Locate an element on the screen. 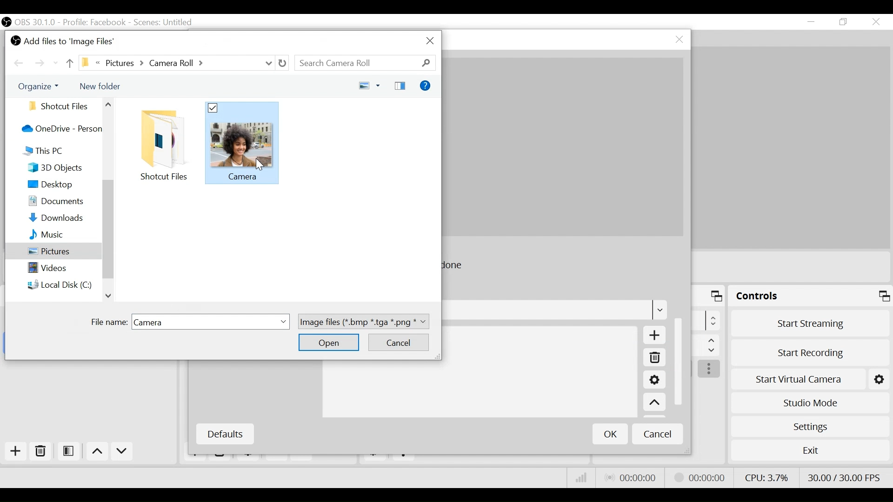  more options is located at coordinates (710, 370).